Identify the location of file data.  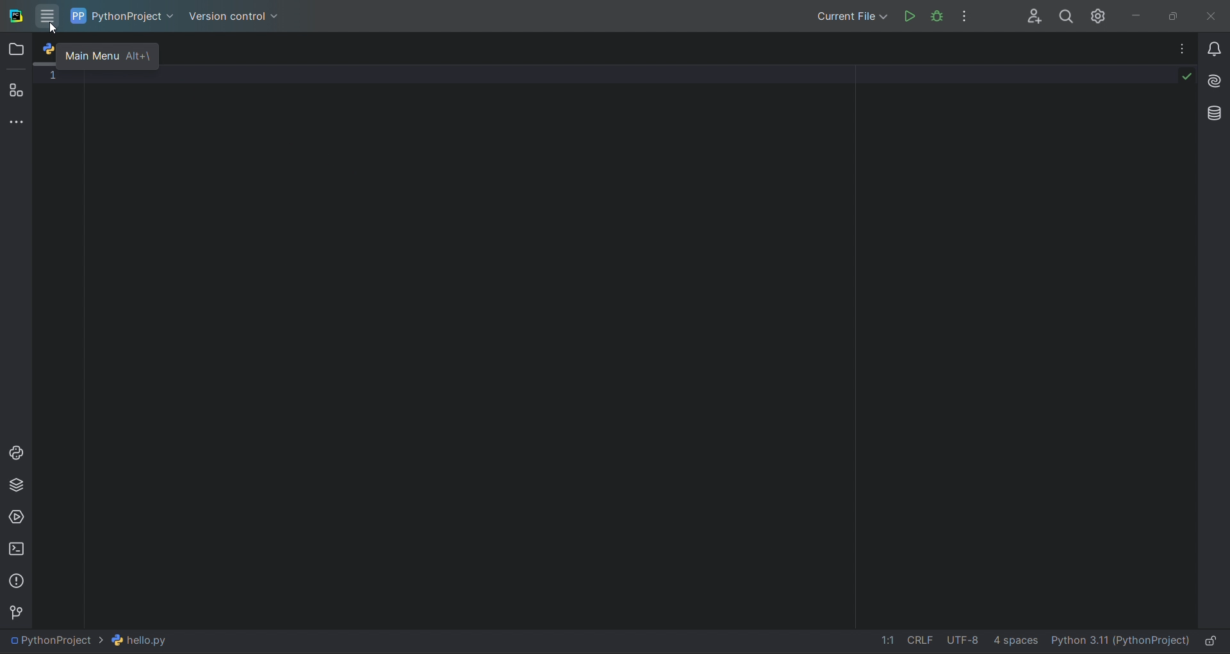
(949, 642).